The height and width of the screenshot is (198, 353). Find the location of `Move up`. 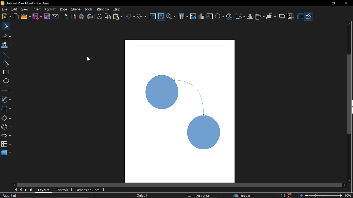

Move up is located at coordinates (349, 24).